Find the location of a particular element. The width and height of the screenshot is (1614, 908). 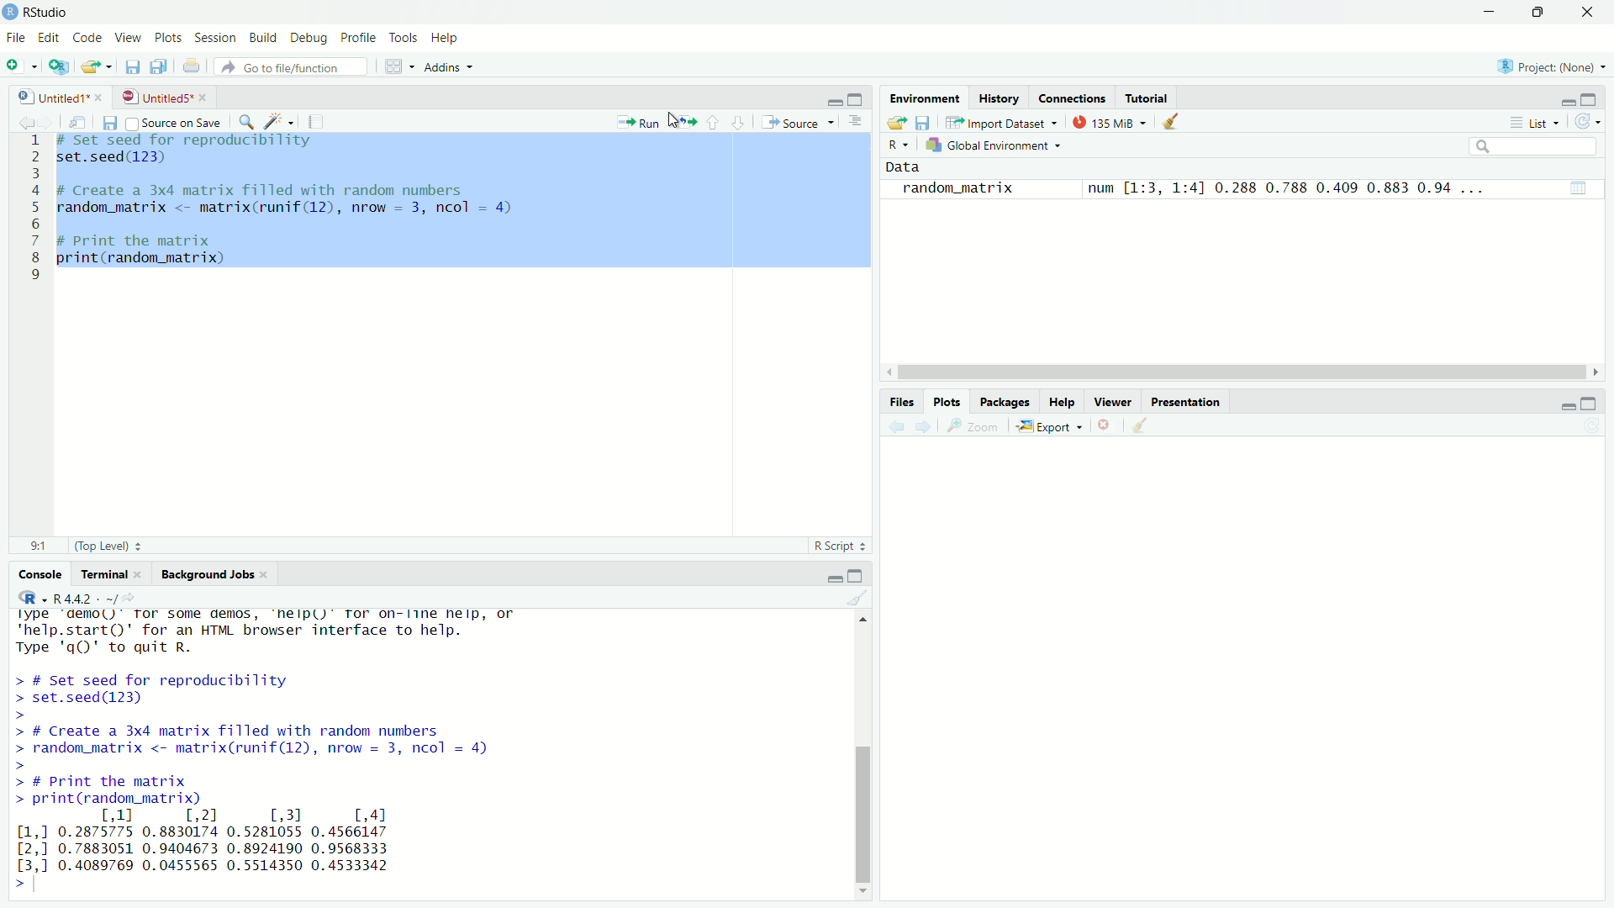

export is located at coordinates (95, 66).